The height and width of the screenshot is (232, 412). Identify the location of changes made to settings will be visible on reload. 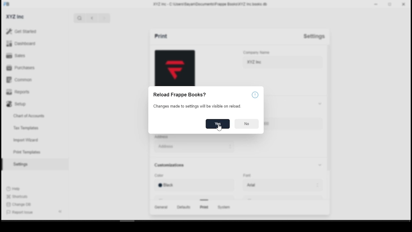
(196, 106).